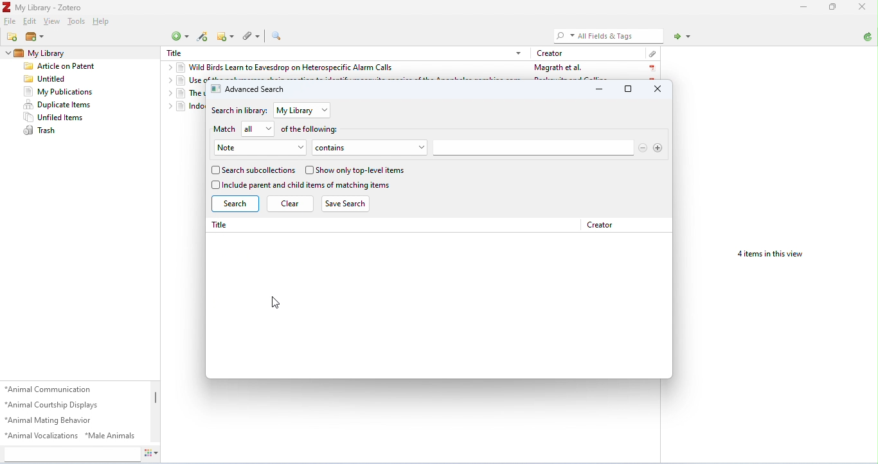 Image resolution: width=878 pixels, height=464 pixels. Describe the element at coordinates (53, 406) in the screenshot. I see `animal courtship displays` at that location.